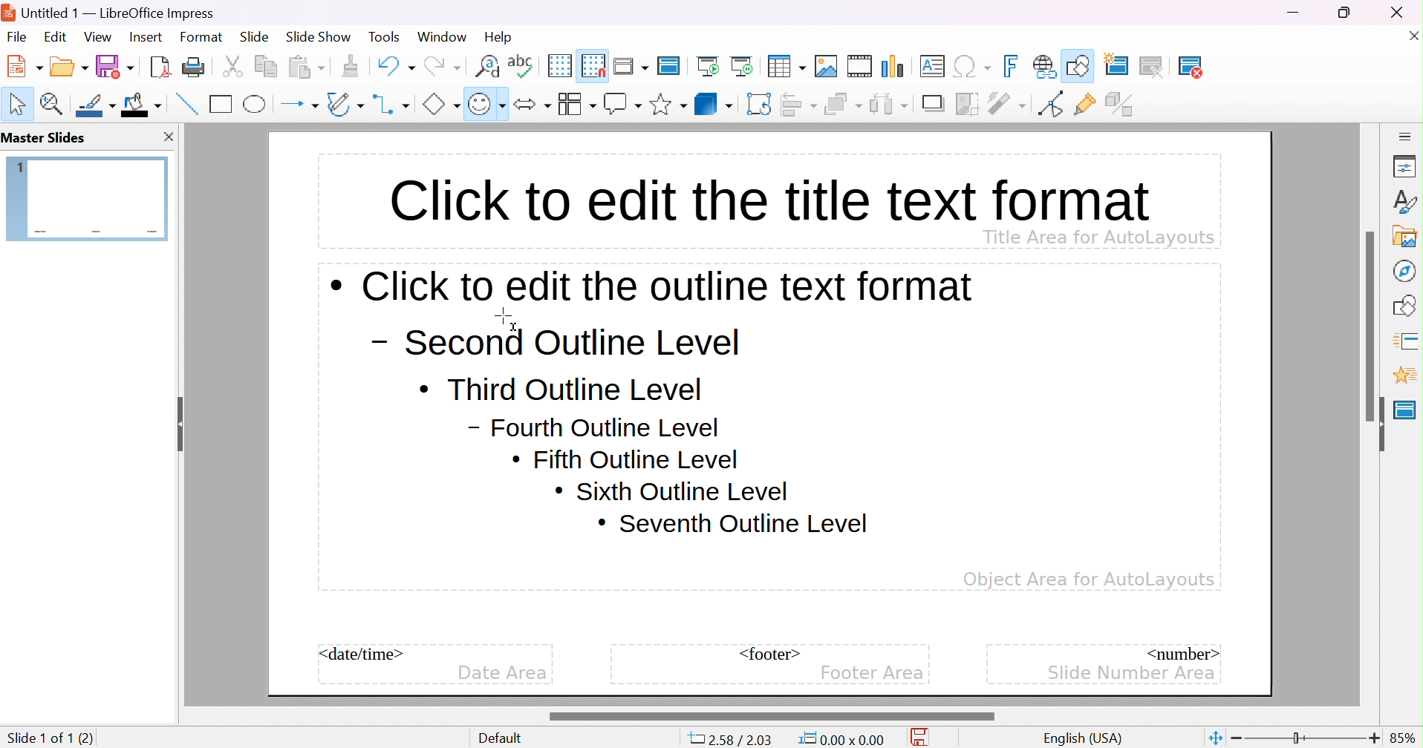 The image size is (1423, 748). Describe the element at coordinates (507, 318) in the screenshot. I see `cursor` at that location.